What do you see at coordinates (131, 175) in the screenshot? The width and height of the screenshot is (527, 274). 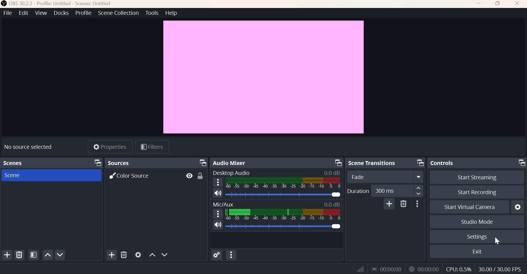 I see `Color source` at bounding box center [131, 175].